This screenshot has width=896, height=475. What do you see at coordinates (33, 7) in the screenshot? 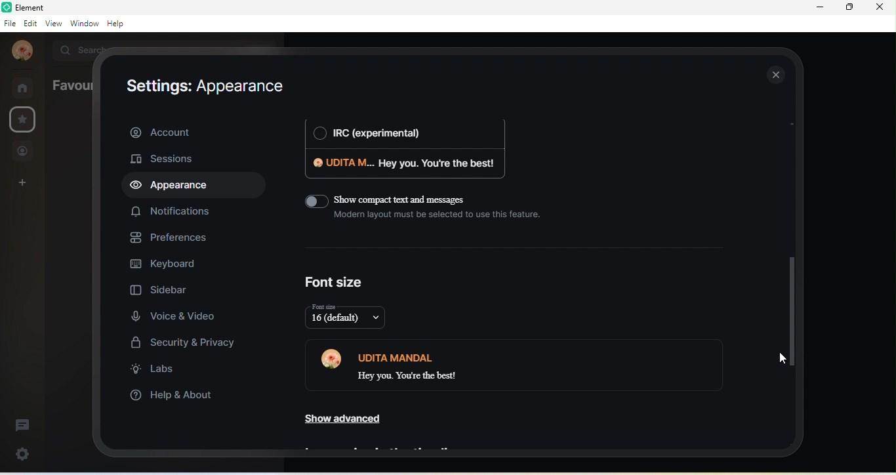
I see `title` at bounding box center [33, 7].